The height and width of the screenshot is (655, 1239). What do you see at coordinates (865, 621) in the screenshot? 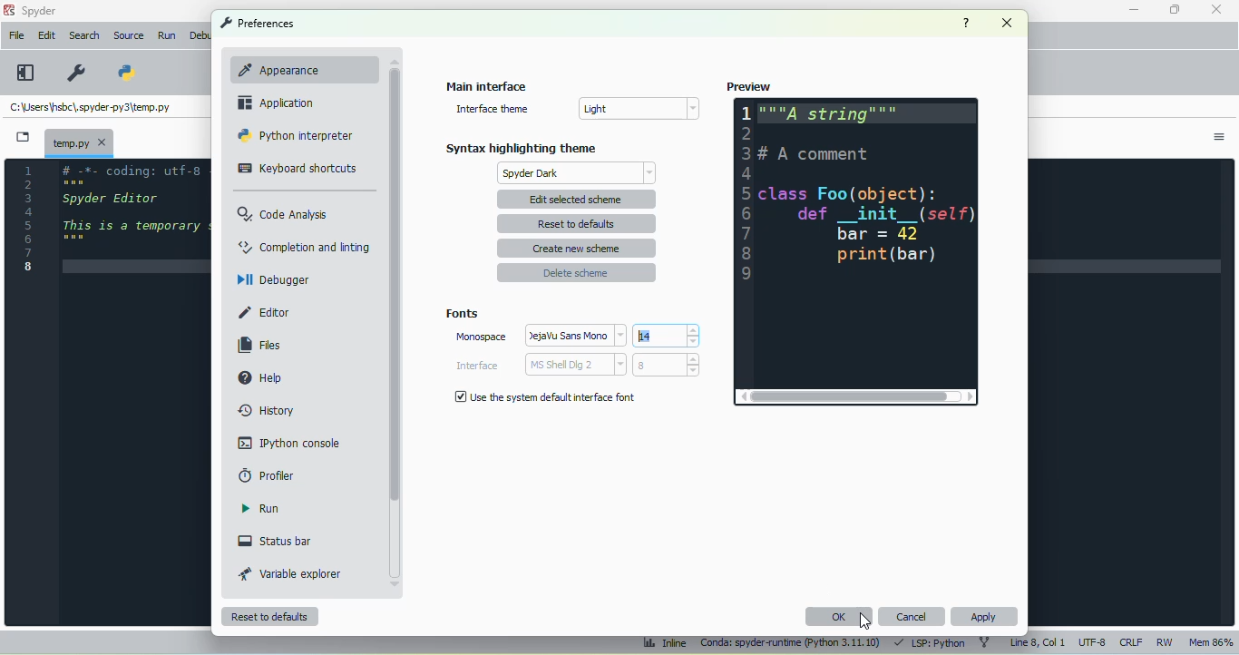
I see `cursor` at bounding box center [865, 621].